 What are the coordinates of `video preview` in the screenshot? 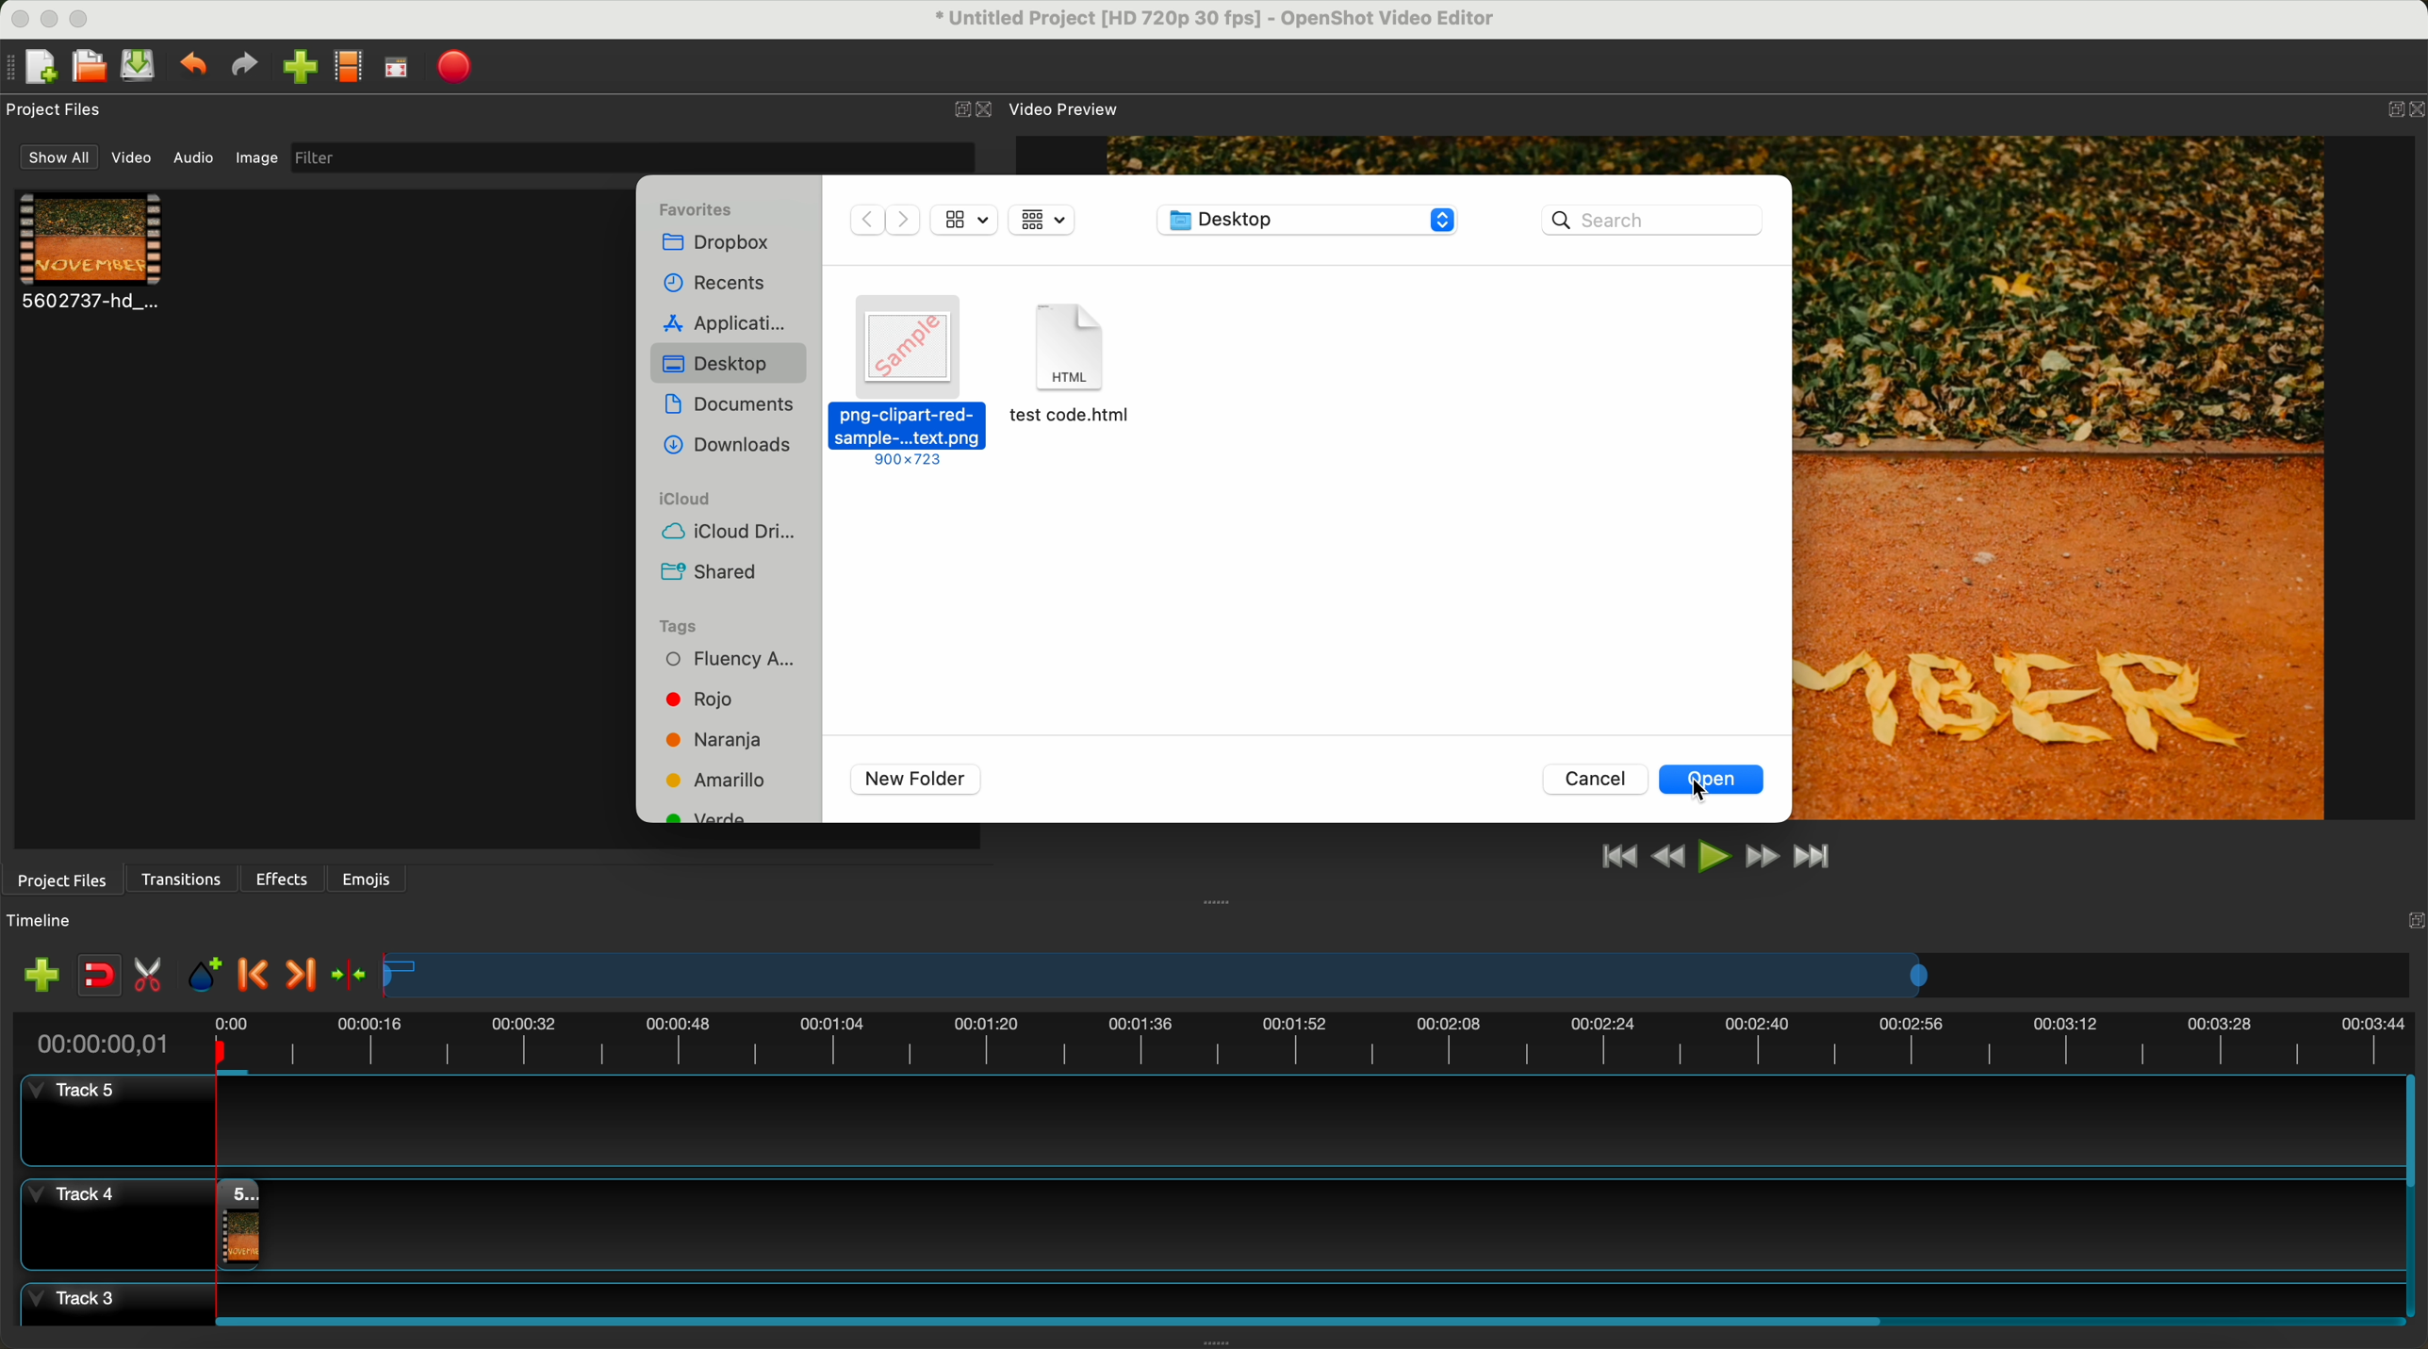 It's located at (1062, 109).